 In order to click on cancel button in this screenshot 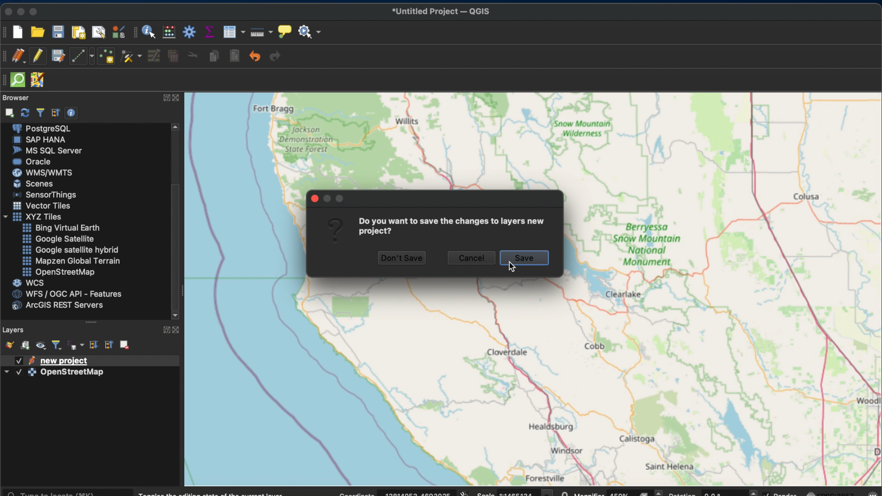, I will do `click(472, 259)`.